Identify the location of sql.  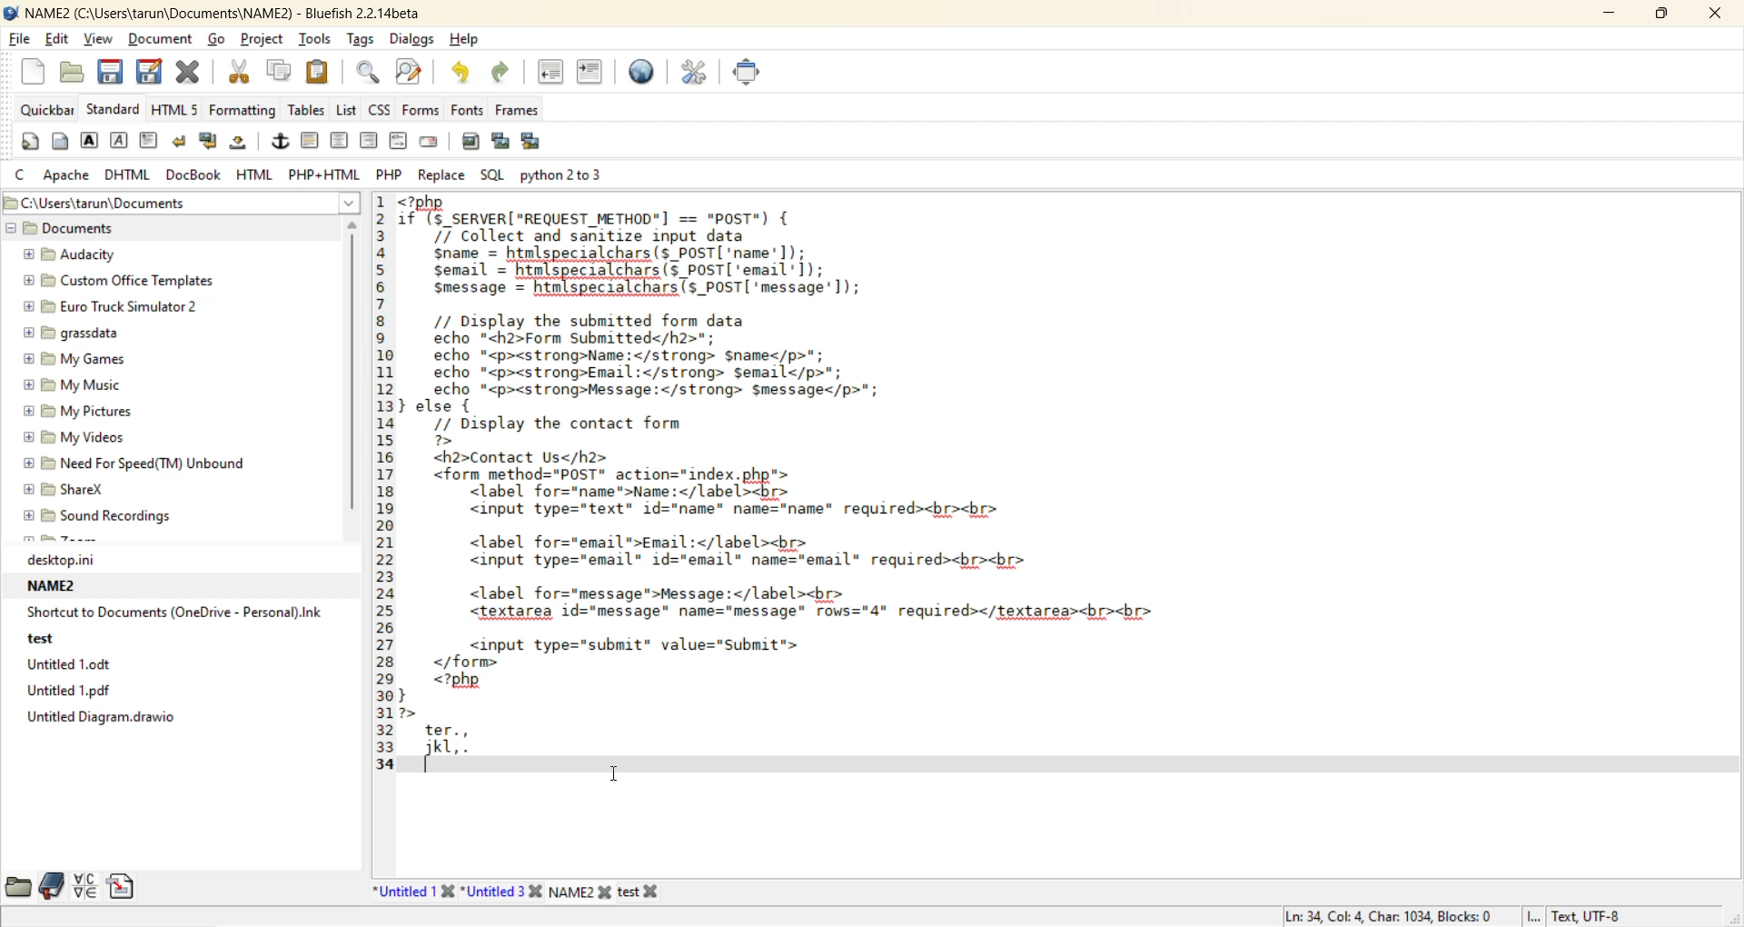
(491, 171).